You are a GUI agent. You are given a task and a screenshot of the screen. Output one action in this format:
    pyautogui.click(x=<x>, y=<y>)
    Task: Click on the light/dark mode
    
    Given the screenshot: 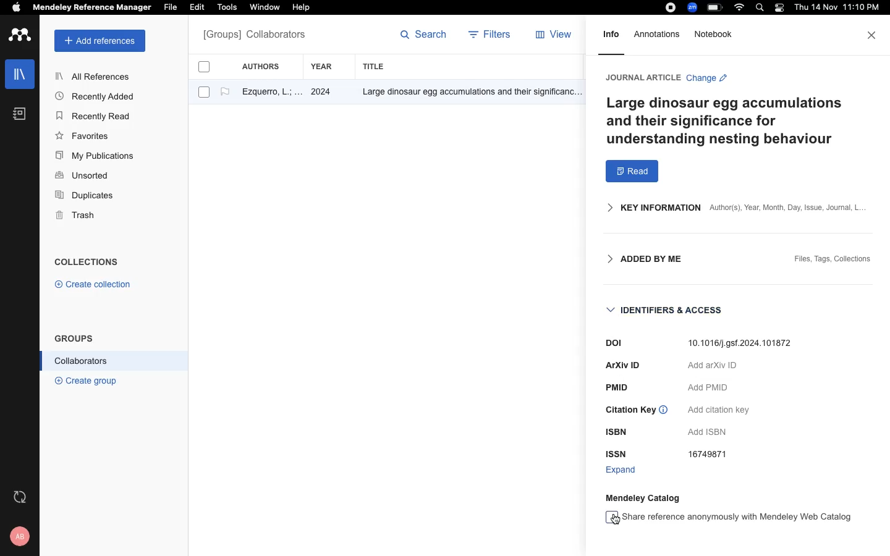 What is the action you would take?
    pyautogui.click(x=779, y=7)
    